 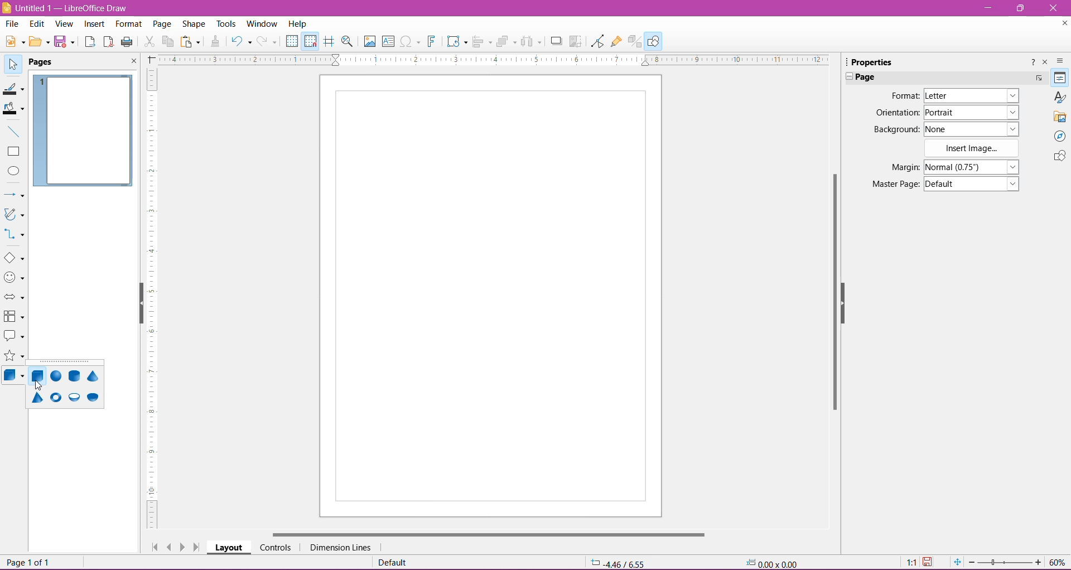 I want to click on Cone, so click(x=93, y=376).